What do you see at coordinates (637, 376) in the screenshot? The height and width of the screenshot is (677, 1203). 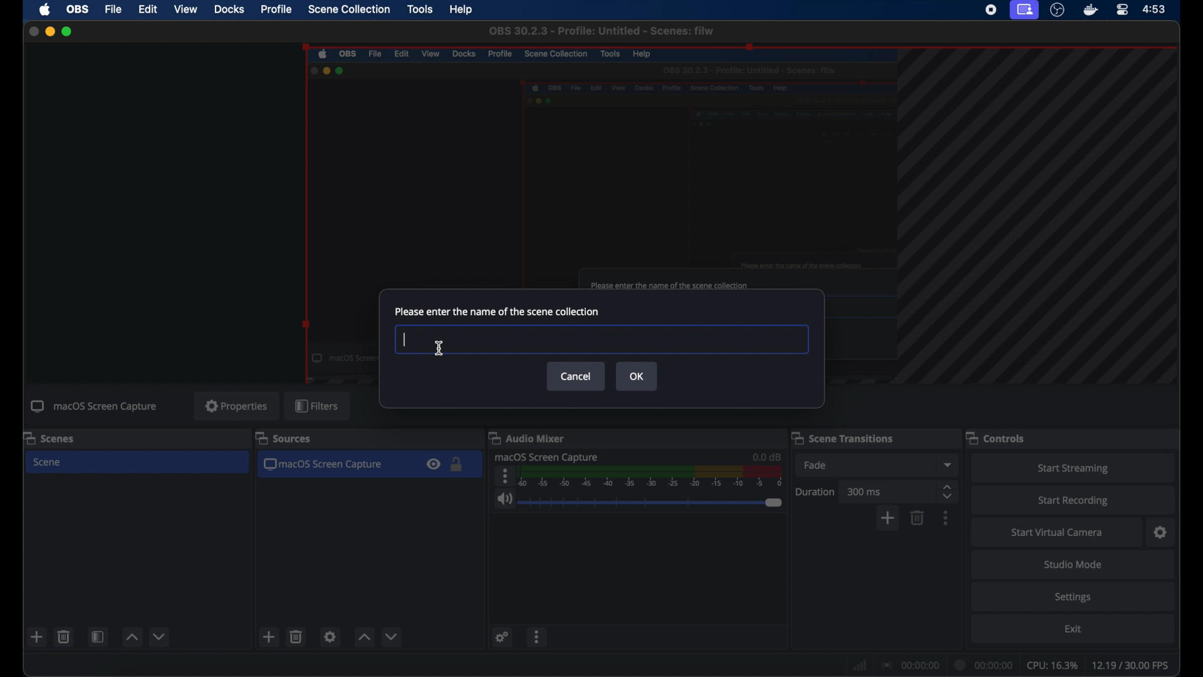 I see `ok` at bounding box center [637, 376].